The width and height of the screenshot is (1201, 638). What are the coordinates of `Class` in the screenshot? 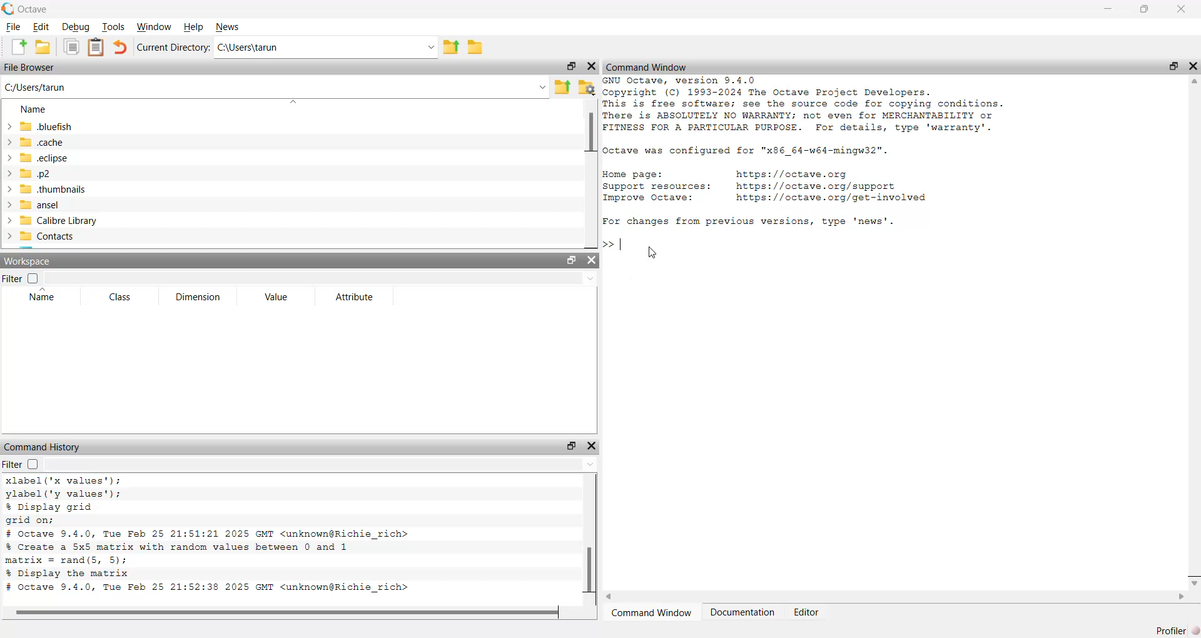 It's located at (118, 298).